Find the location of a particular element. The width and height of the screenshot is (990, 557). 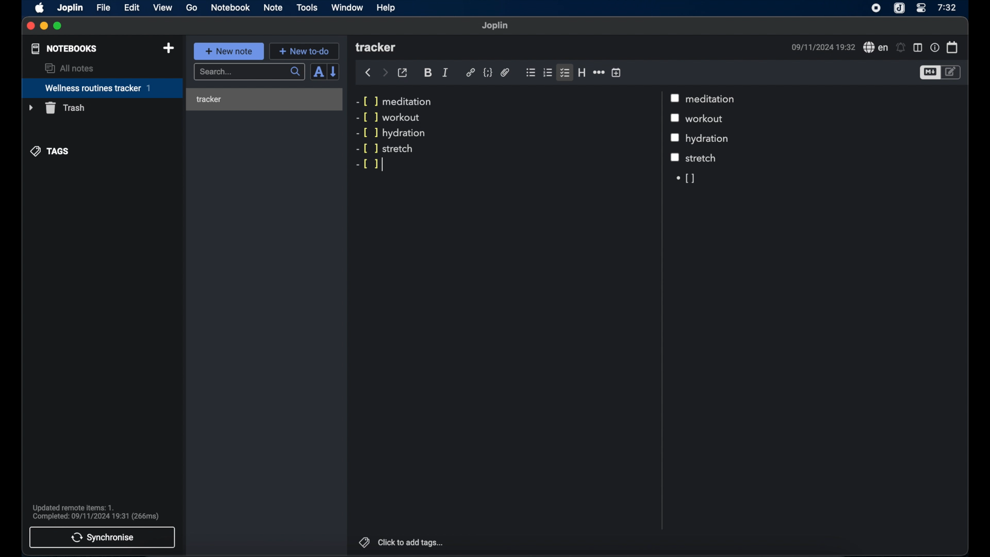

new notebook is located at coordinates (170, 48).